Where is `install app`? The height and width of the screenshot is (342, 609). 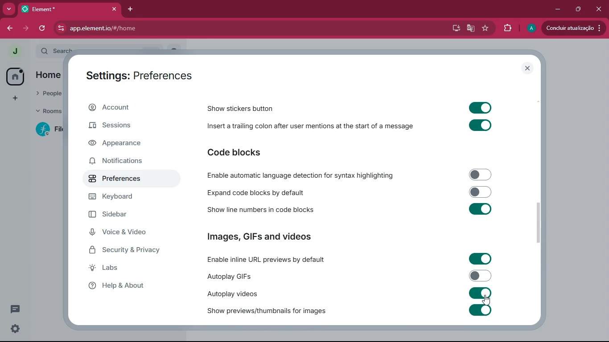 install app is located at coordinates (453, 27).